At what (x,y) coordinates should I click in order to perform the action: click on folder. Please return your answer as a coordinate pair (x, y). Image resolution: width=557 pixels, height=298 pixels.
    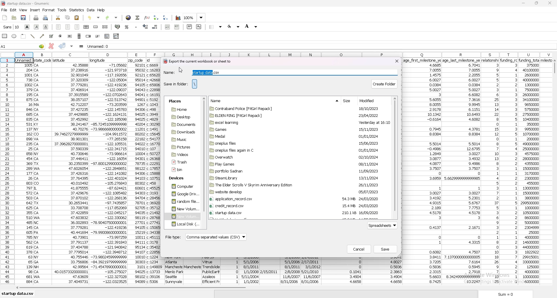
    Looking at the image, I should click on (182, 110).